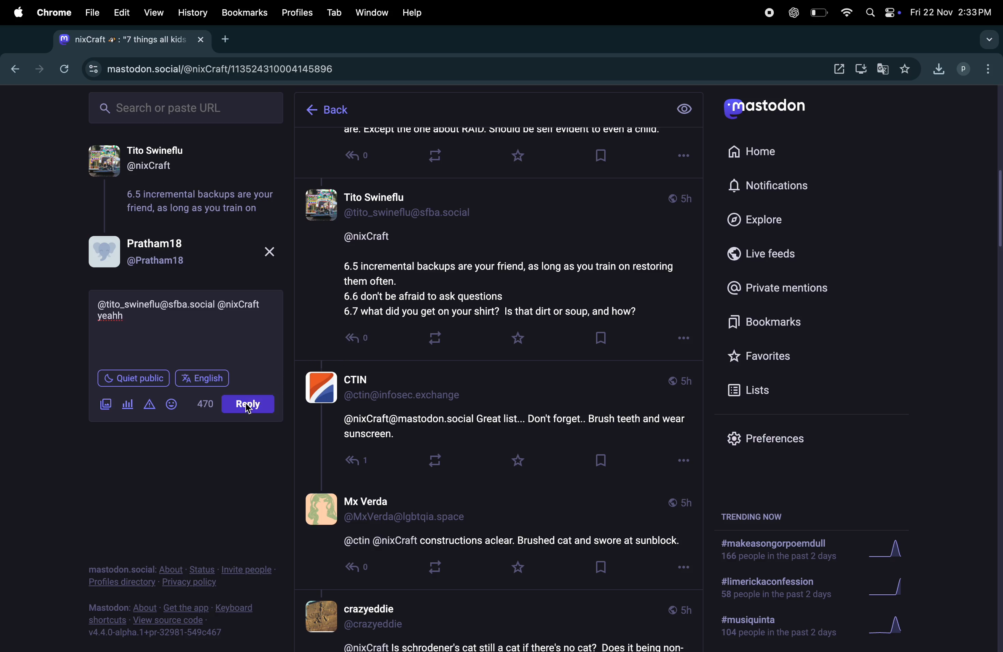 The height and width of the screenshot is (652, 1003). What do you see at coordinates (53, 12) in the screenshot?
I see `chrome` at bounding box center [53, 12].